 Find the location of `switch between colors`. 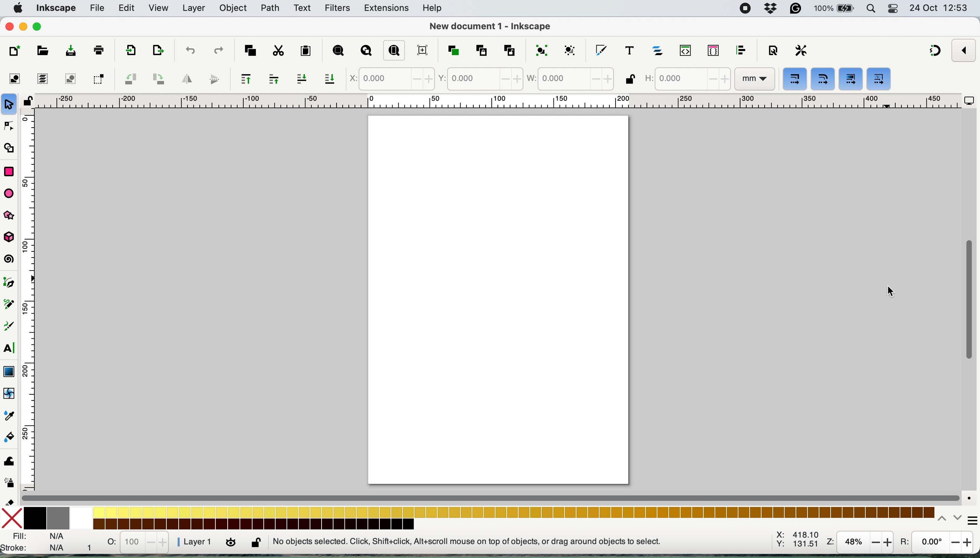

switch between colors is located at coordinates (950, 517).